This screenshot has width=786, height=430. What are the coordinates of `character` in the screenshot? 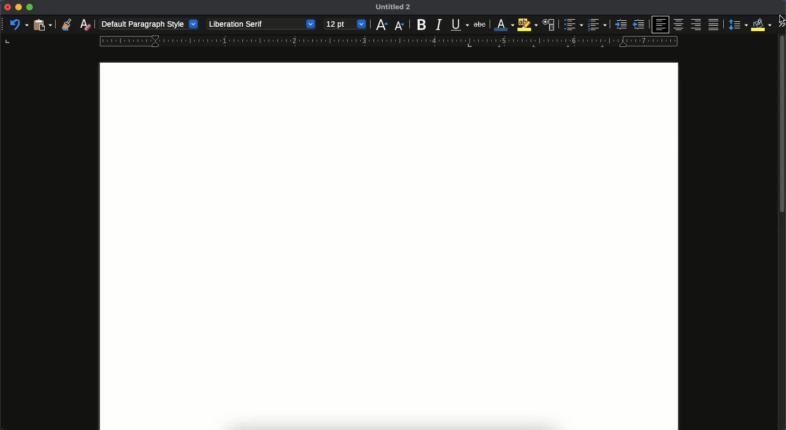 It's located at (549, 25).